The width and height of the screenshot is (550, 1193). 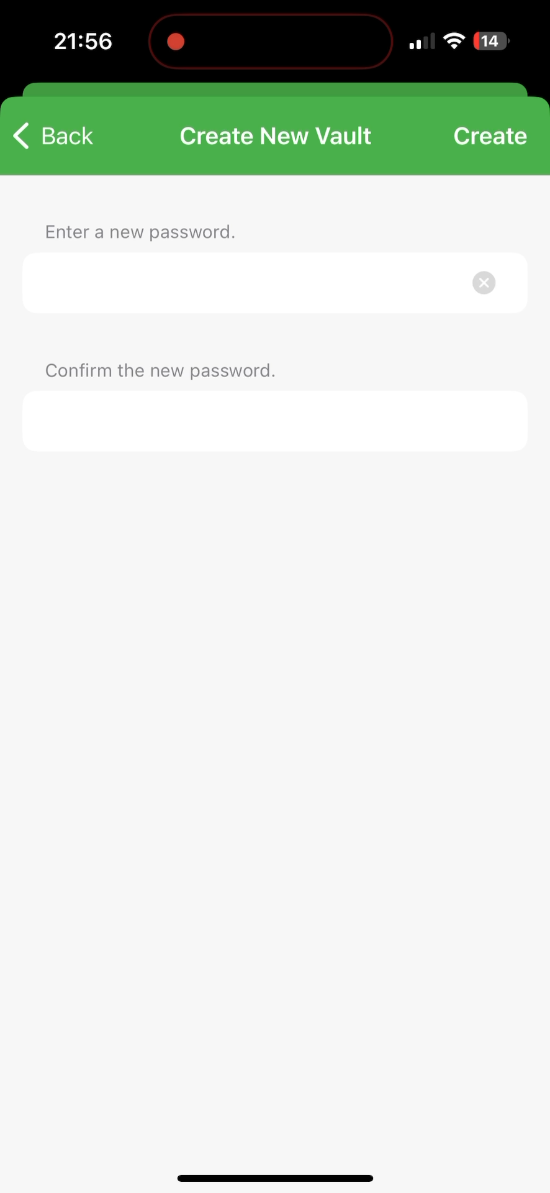 What do you see at coordinates (176, 39) in the screenshot?
I see `recording the screen` at bounding box center [176, 39].